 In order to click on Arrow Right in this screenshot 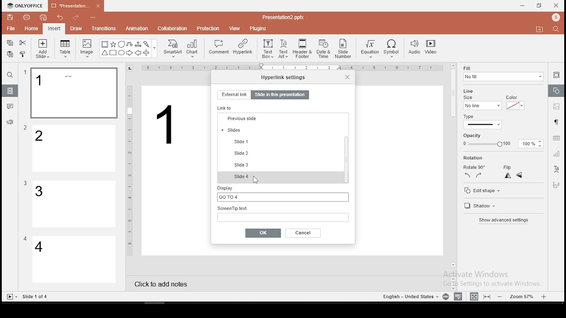, I will do `click(130, 53)`.